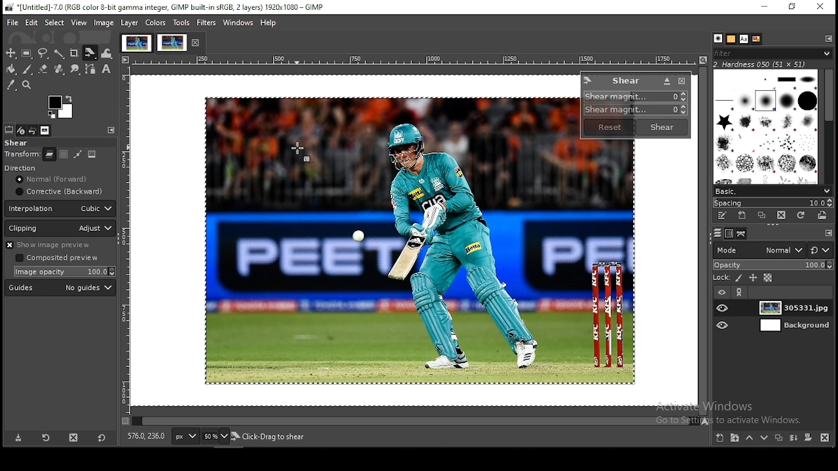 The image size is (838, 471). I want to click on selection tool, so click(12, 52).